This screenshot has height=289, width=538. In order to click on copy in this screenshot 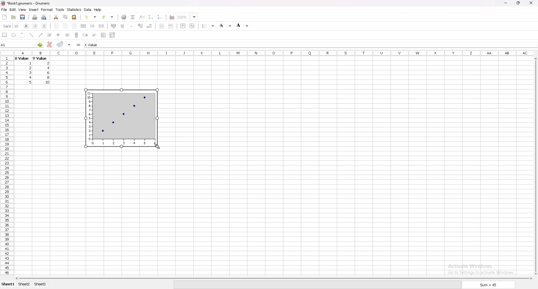, I will do `click(65, 17)`.